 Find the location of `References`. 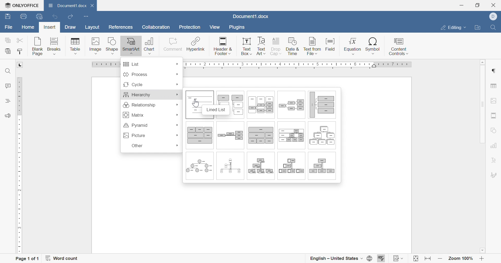

References is located at coordinates (120, 28).